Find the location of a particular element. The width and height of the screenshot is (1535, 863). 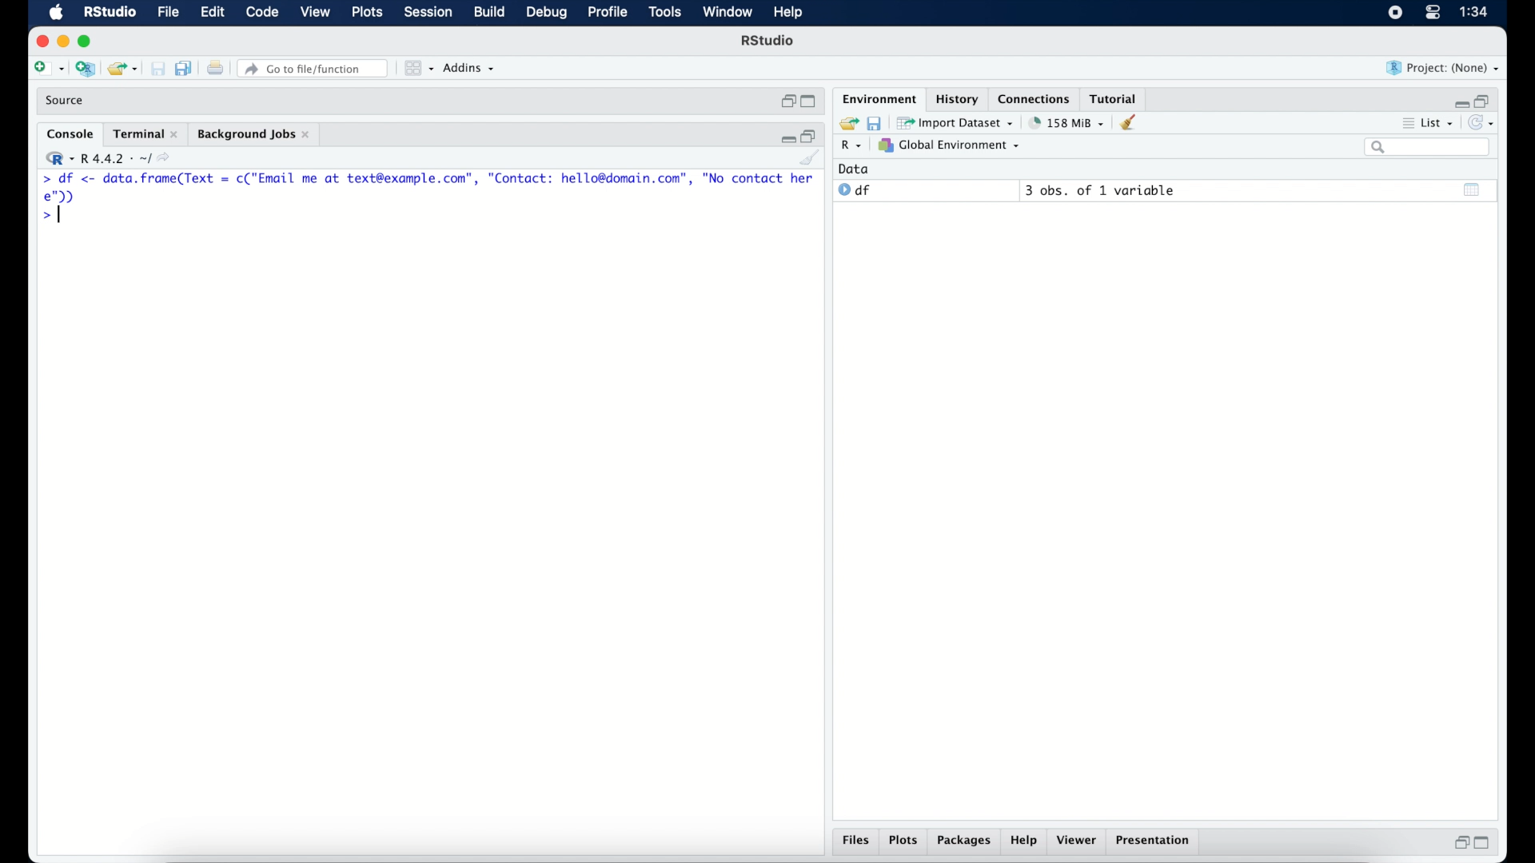

df is located at coordinates (855, 190).